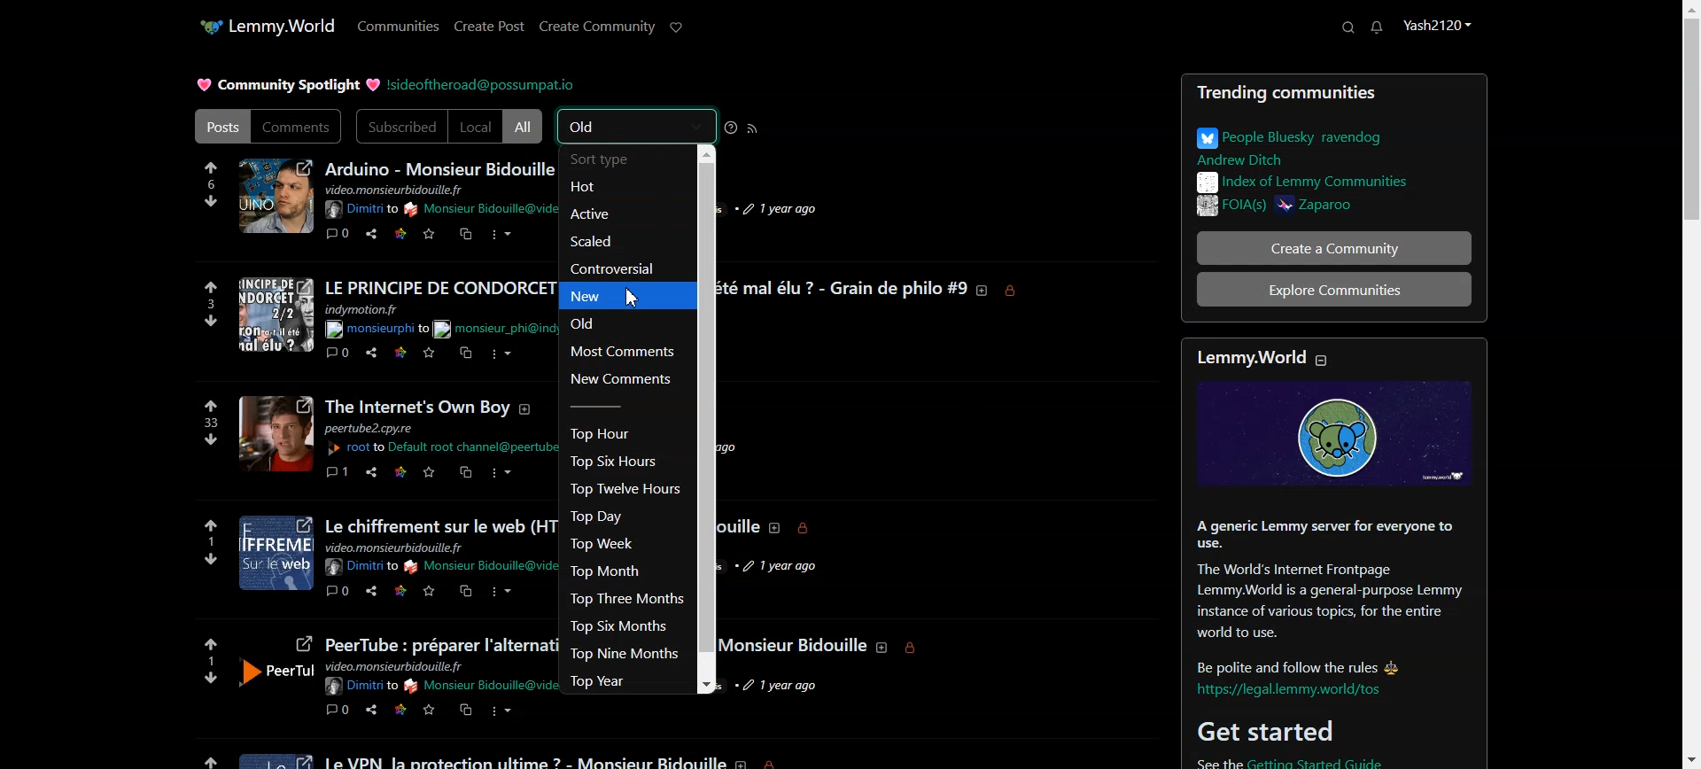 This screenshot has width=1701, height=769. What do you see at coordinates (400, 710) in the screenshot?
I see `` at bounding box center [400, 710].